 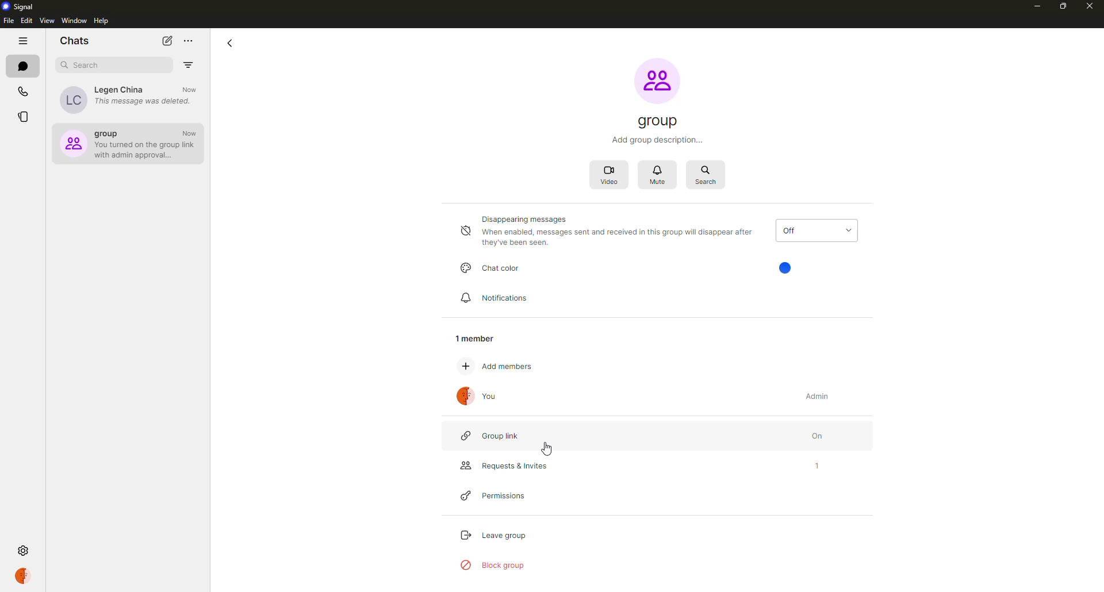 What do you see at coordinates (481, 397) in the screenshot?
I see `you` at bounding box center [481, 397].